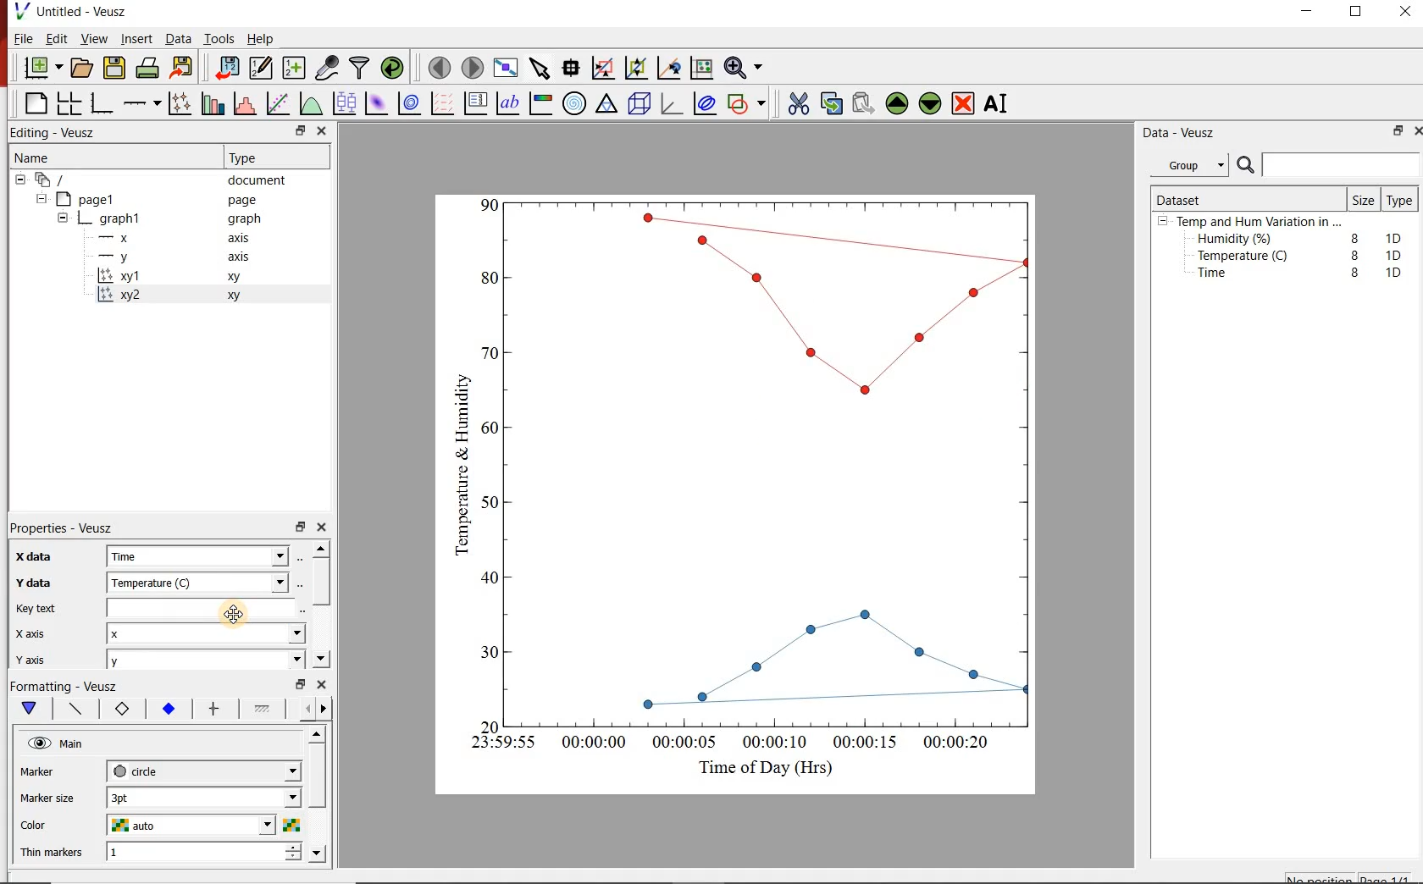  Describe the element at coordinates (496, 743) in the screenshot. I see `23:59:55` at that location.